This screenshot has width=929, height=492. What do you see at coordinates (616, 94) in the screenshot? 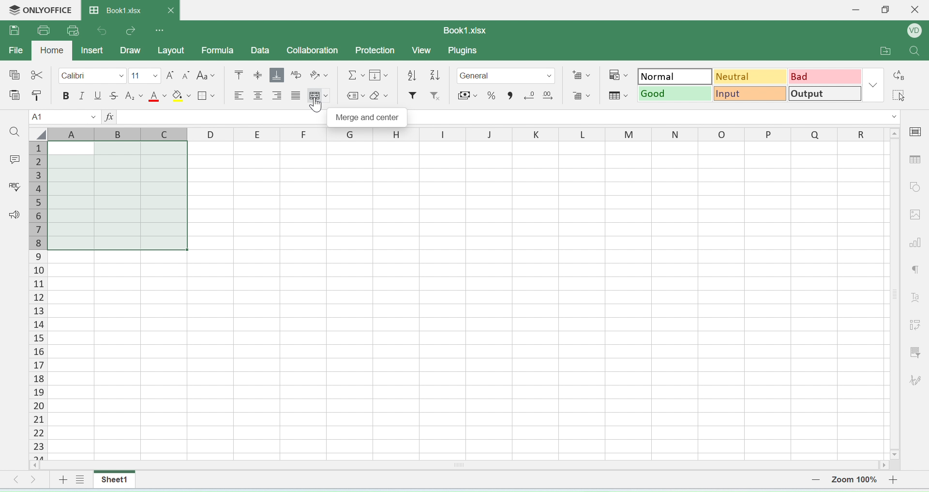
I see `format as table template` at bounding box center [616, 94].